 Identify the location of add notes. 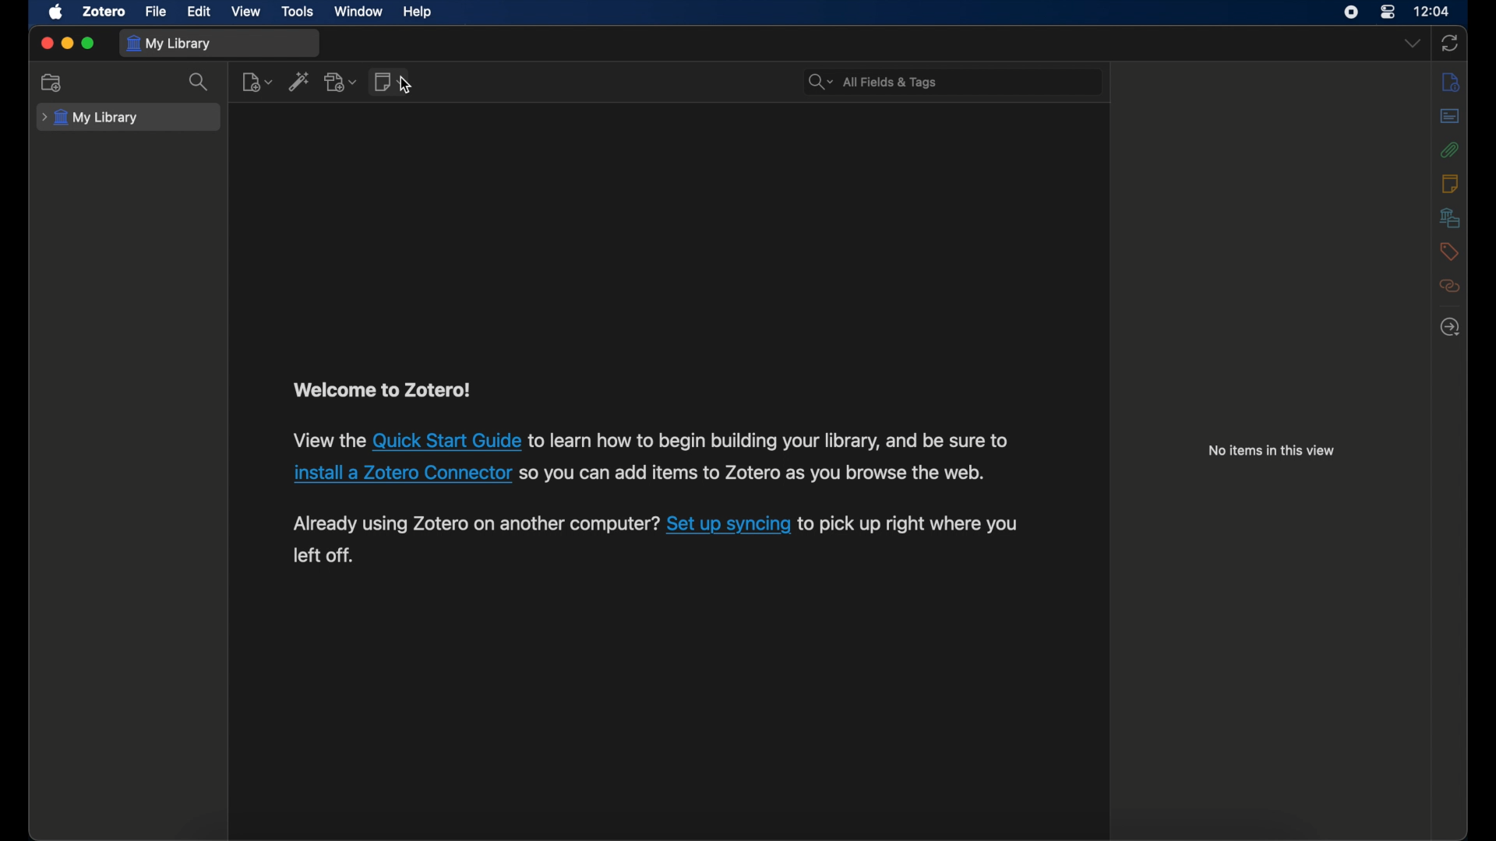
(391, 83).